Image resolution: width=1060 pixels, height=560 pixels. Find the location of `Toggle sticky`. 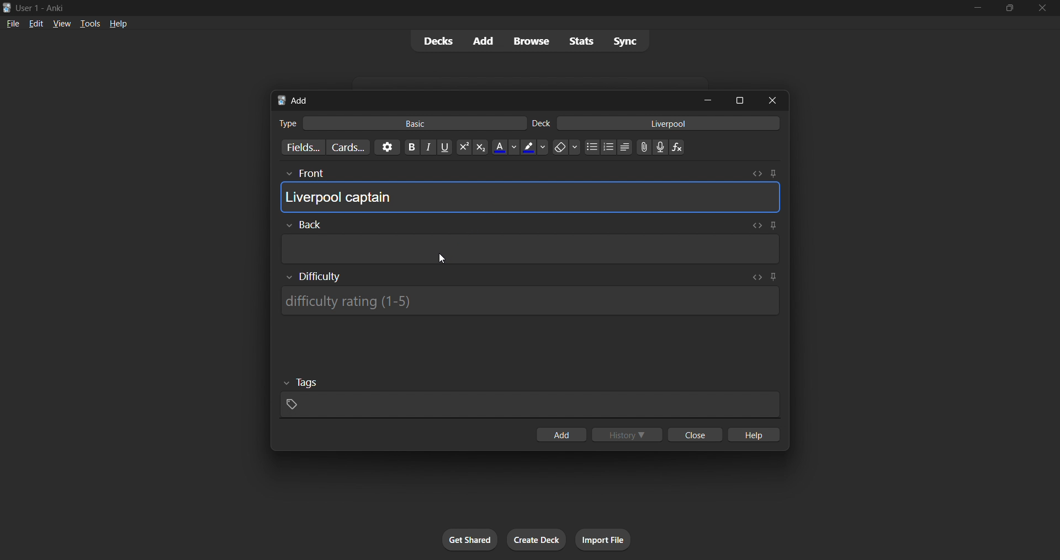

Toggle sticky is located at coordinates (771, 227).